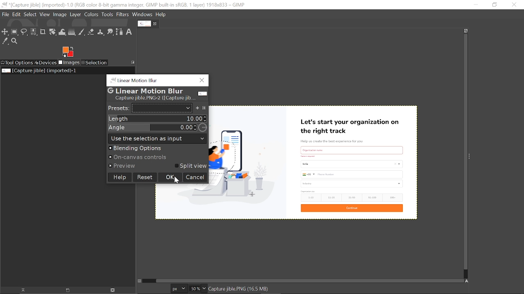 The image size is (524, 294). Describe the element at coordinates (192, 166) in the screenshot. I see `Split view` at that location.